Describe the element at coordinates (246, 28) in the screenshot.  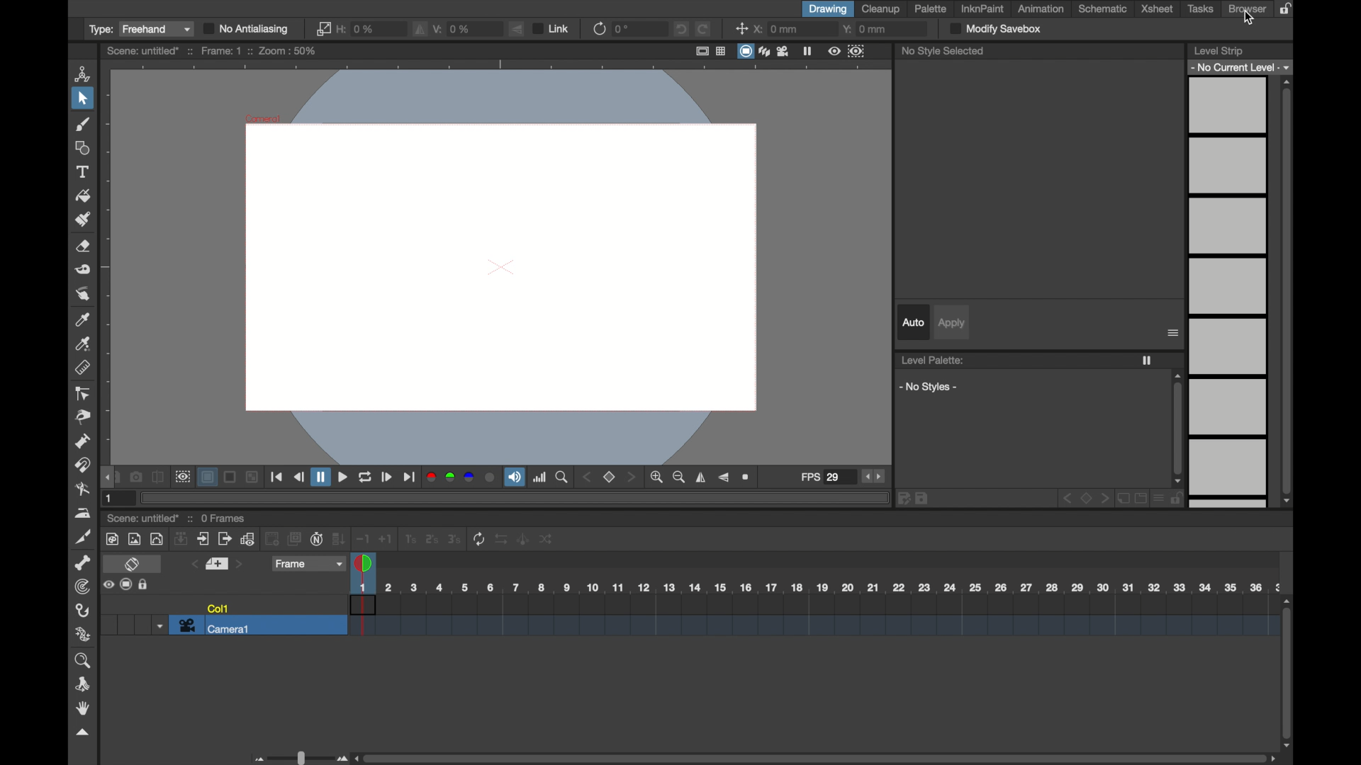
I see `no antialiasing` at that location.